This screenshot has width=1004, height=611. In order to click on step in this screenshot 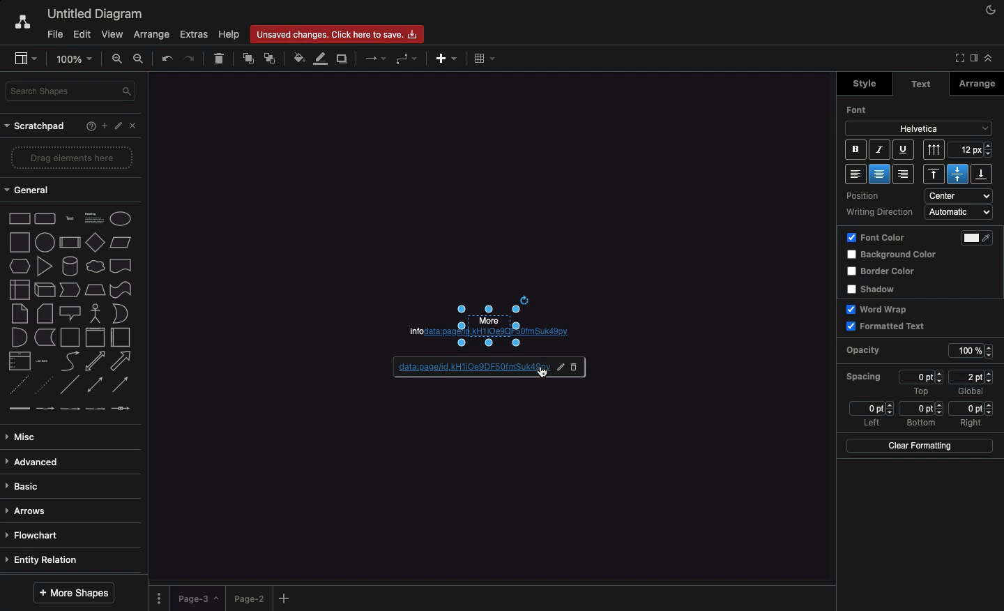, I will do `click(70, 289)`.